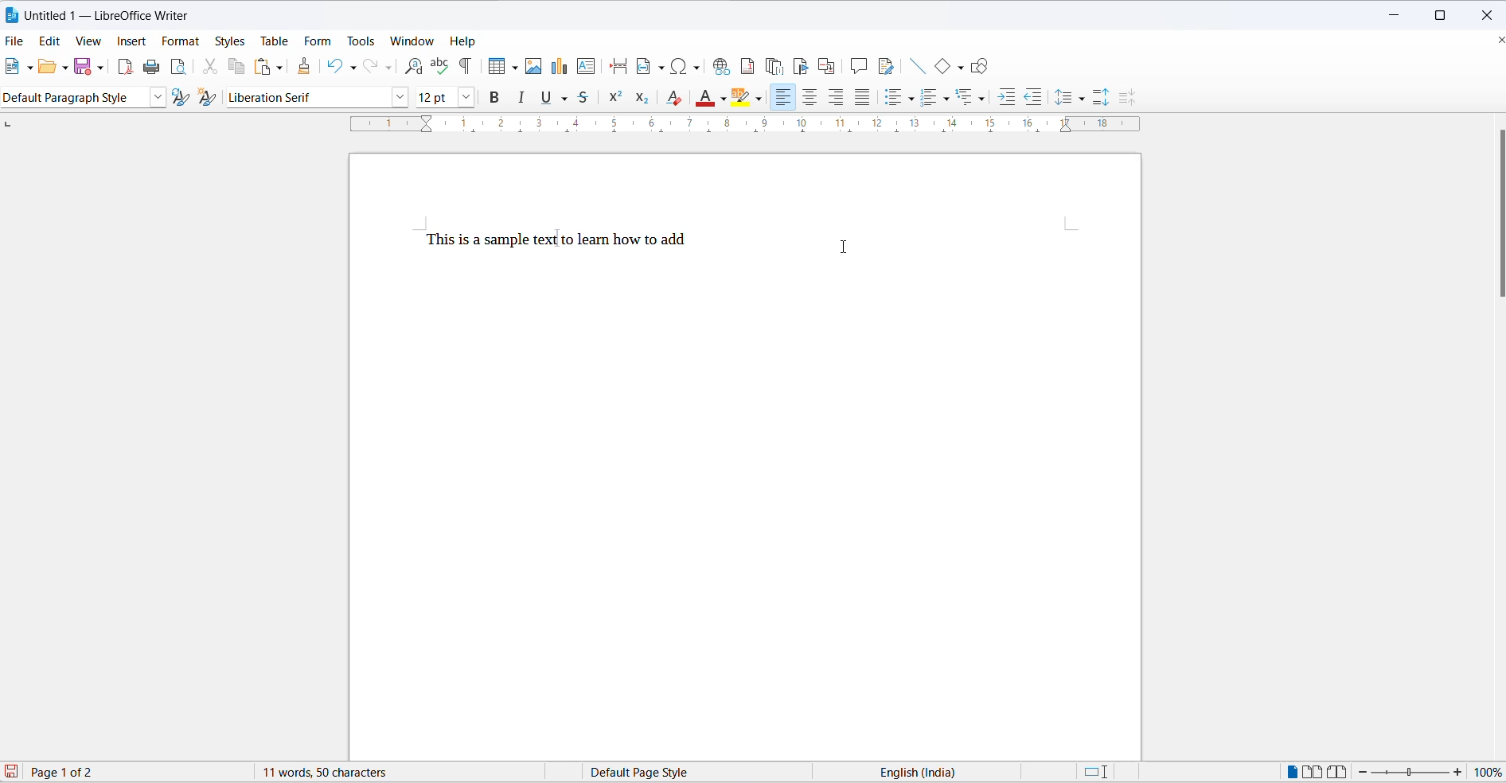  Describe the element at coordinates (372, 67) in the screenshot. I see `redo` at that location.